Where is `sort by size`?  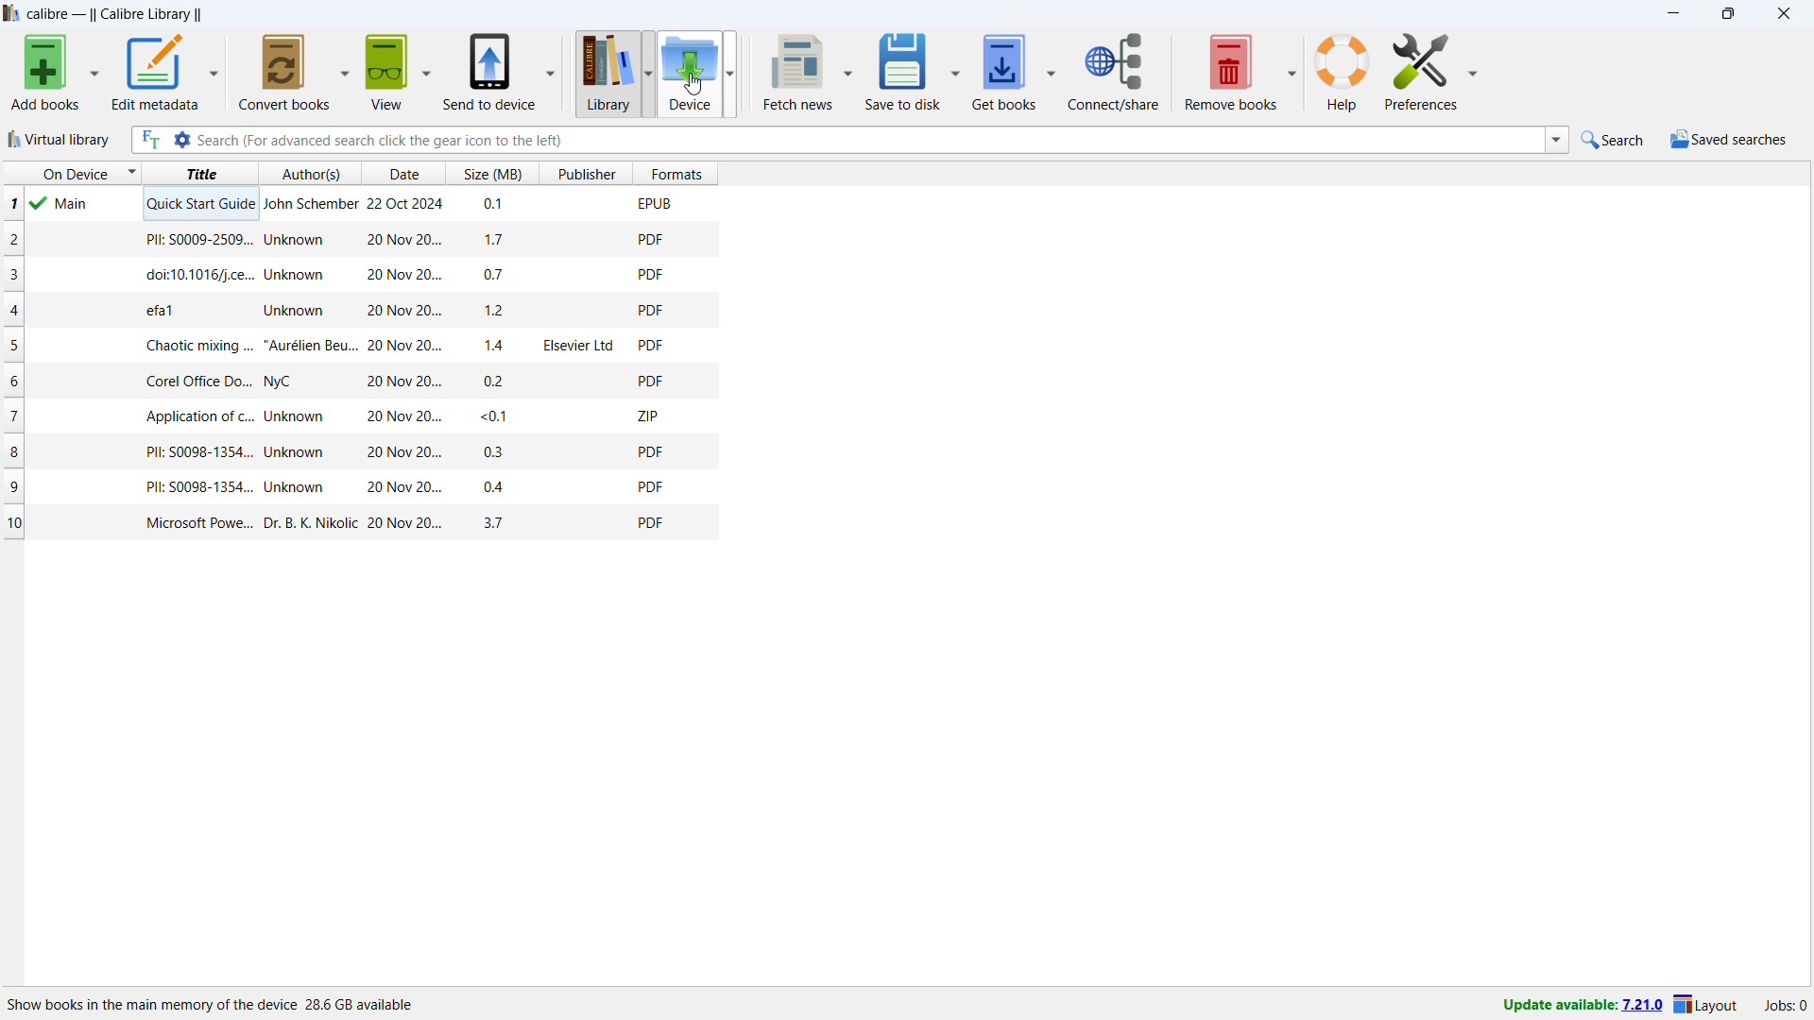
sort by size is located at coordinates (491, 174).